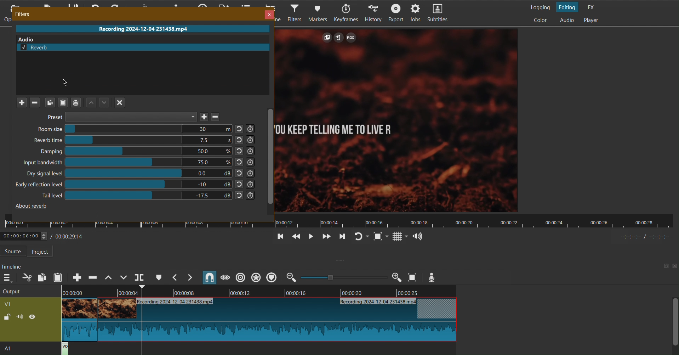  What do you see at coordinates (566, 20) in the screenshot?
I see `Audio` at bounding box center [566, 20].